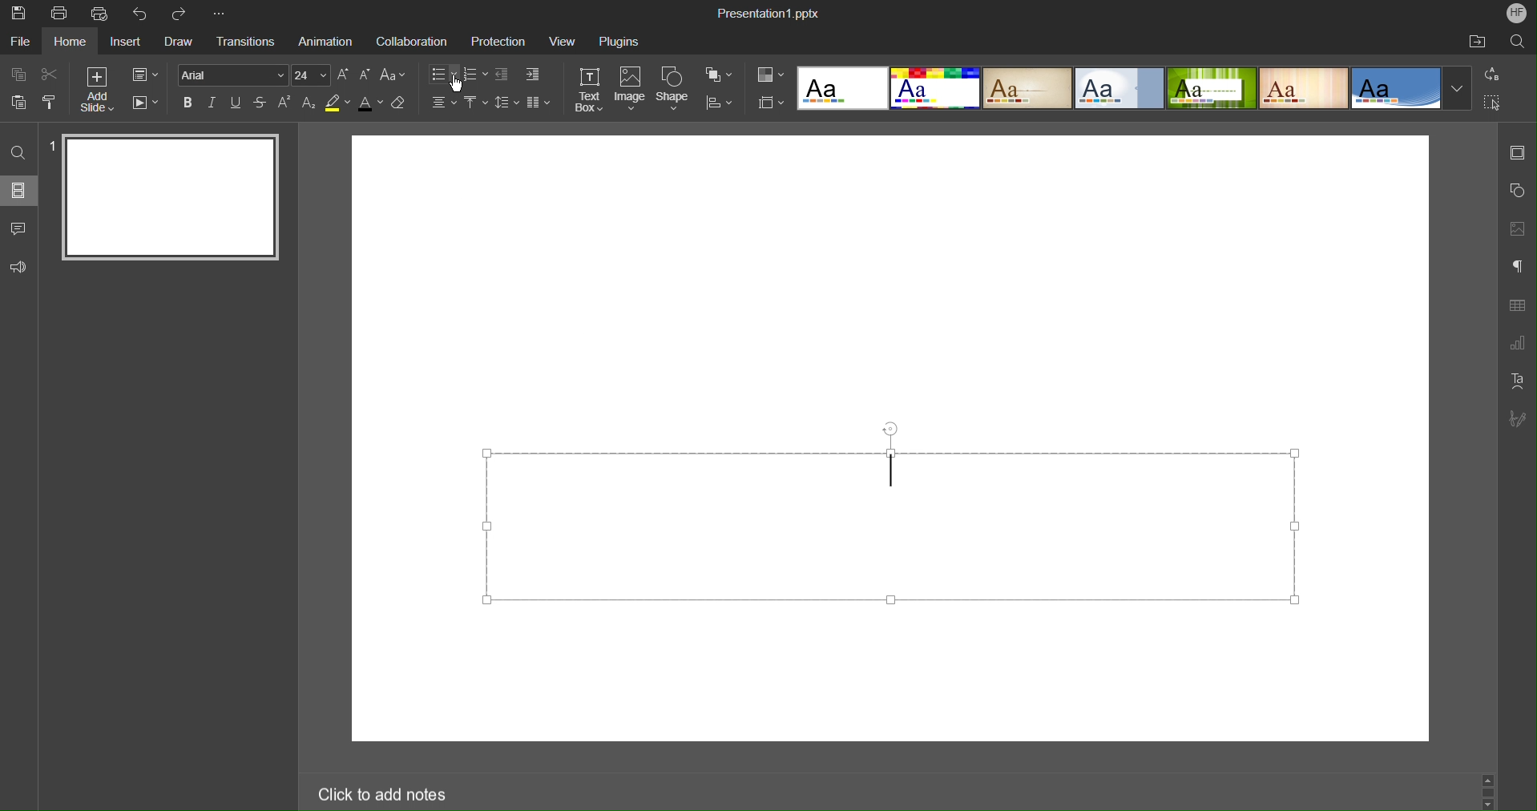 Image resolution: width=1537 pixels, height=811 pixels. Describe the element at coordinates (16, 103) in the screenshot. I see `Paste` at that location.